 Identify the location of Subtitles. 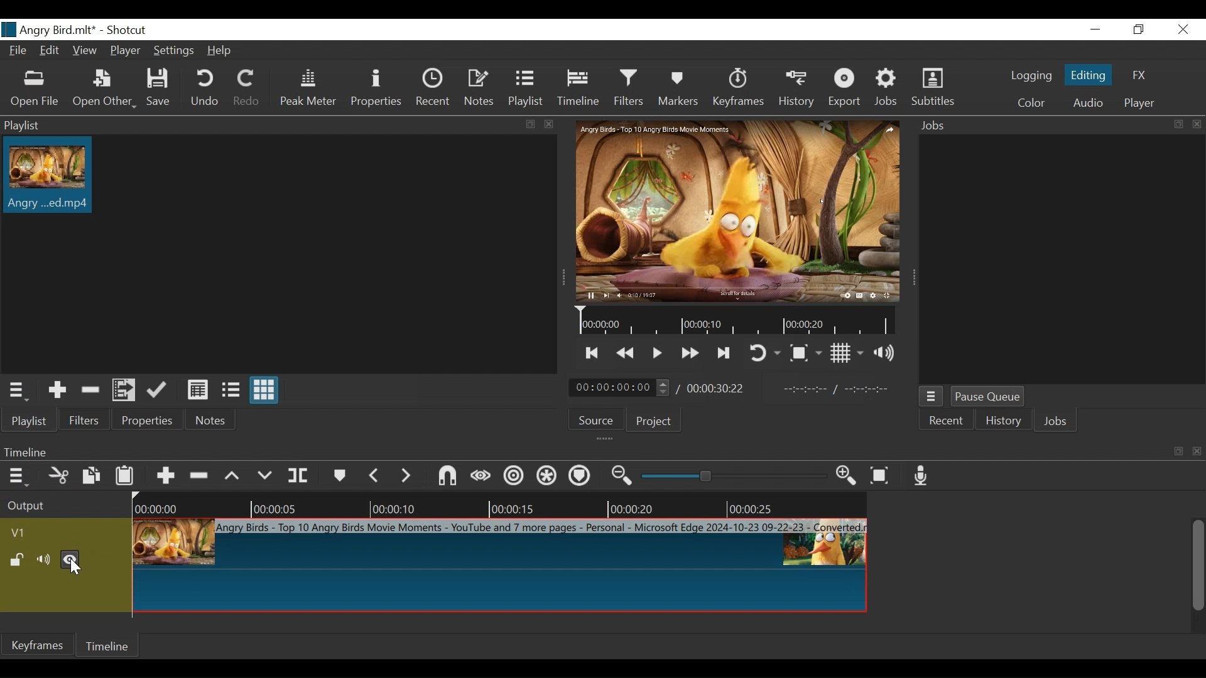
(933, 87).